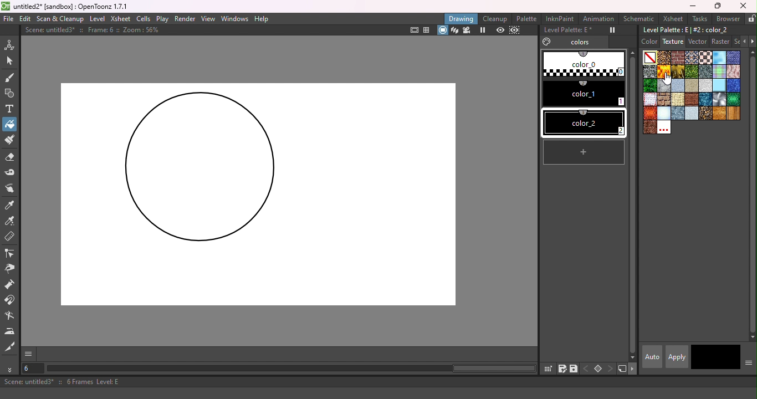  What do you see at coordinates (10, 253) in the screenshot?
I see `Control point editor tool` at bounding box center [10, 253].